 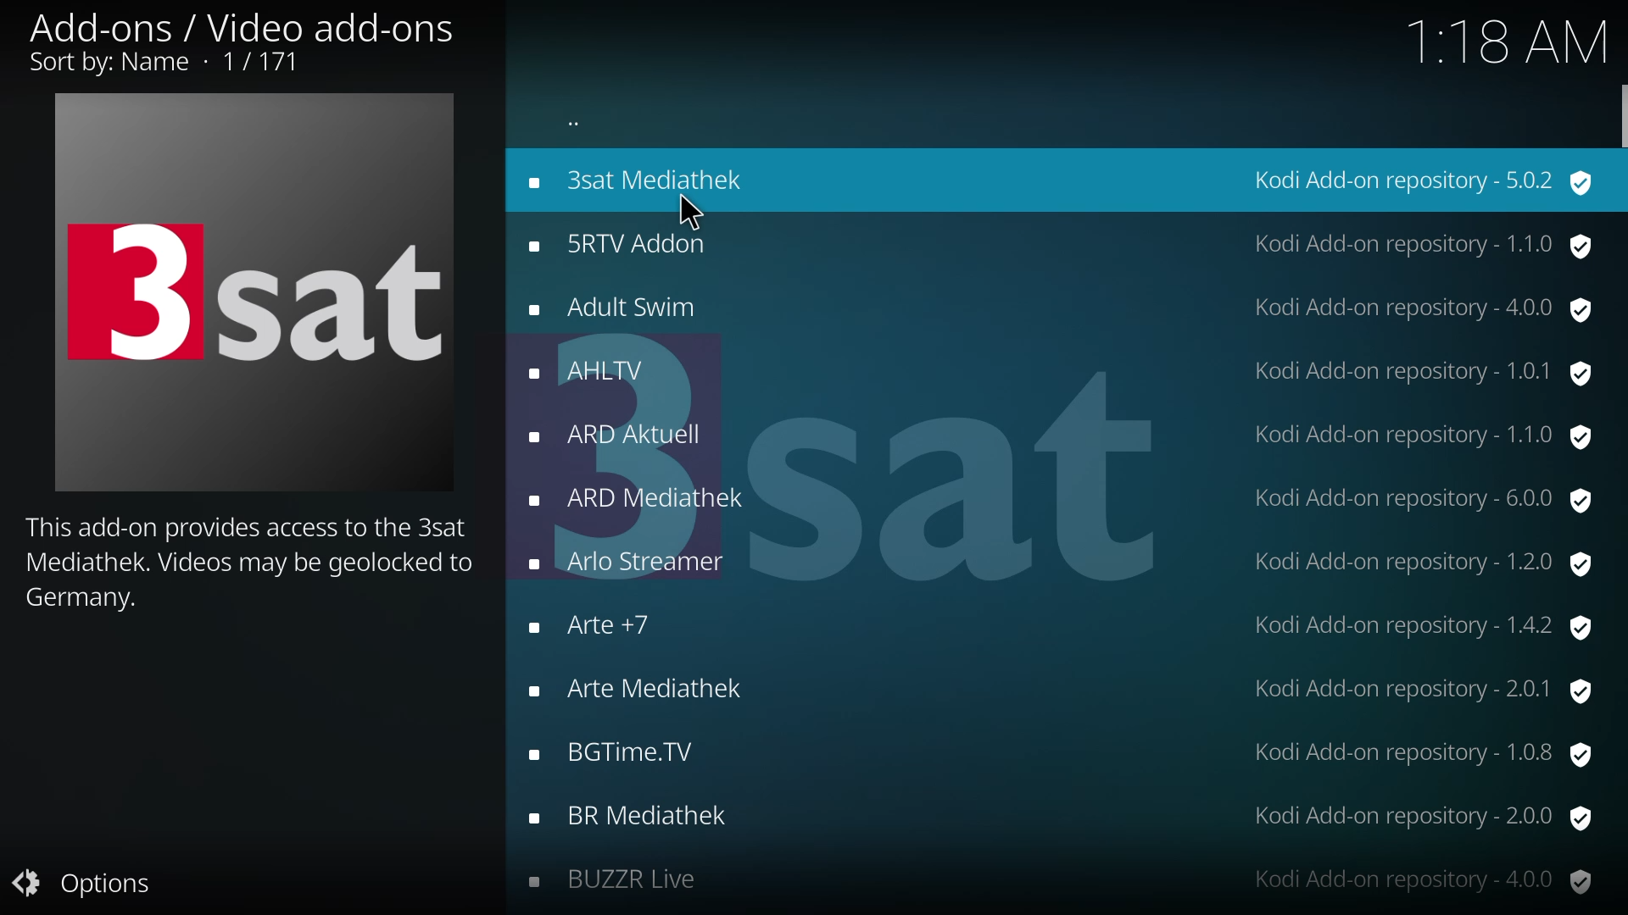 What do you see at coordinates (1625, 117) in the screenshot?
I see `scroll` at bounding box center [1625, 117].